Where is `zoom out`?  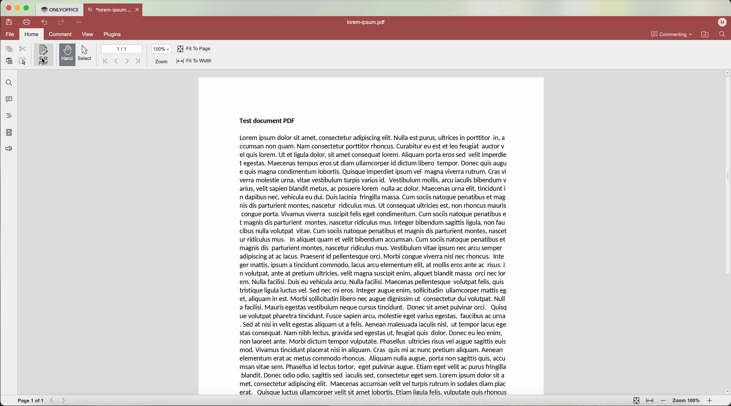 zoom out is located at coordinates (664, 401).